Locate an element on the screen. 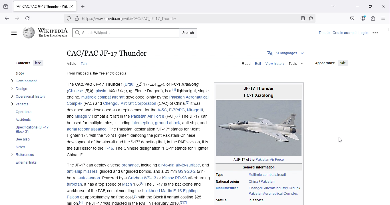  Manufacturer is located at coordinates (227, 189).